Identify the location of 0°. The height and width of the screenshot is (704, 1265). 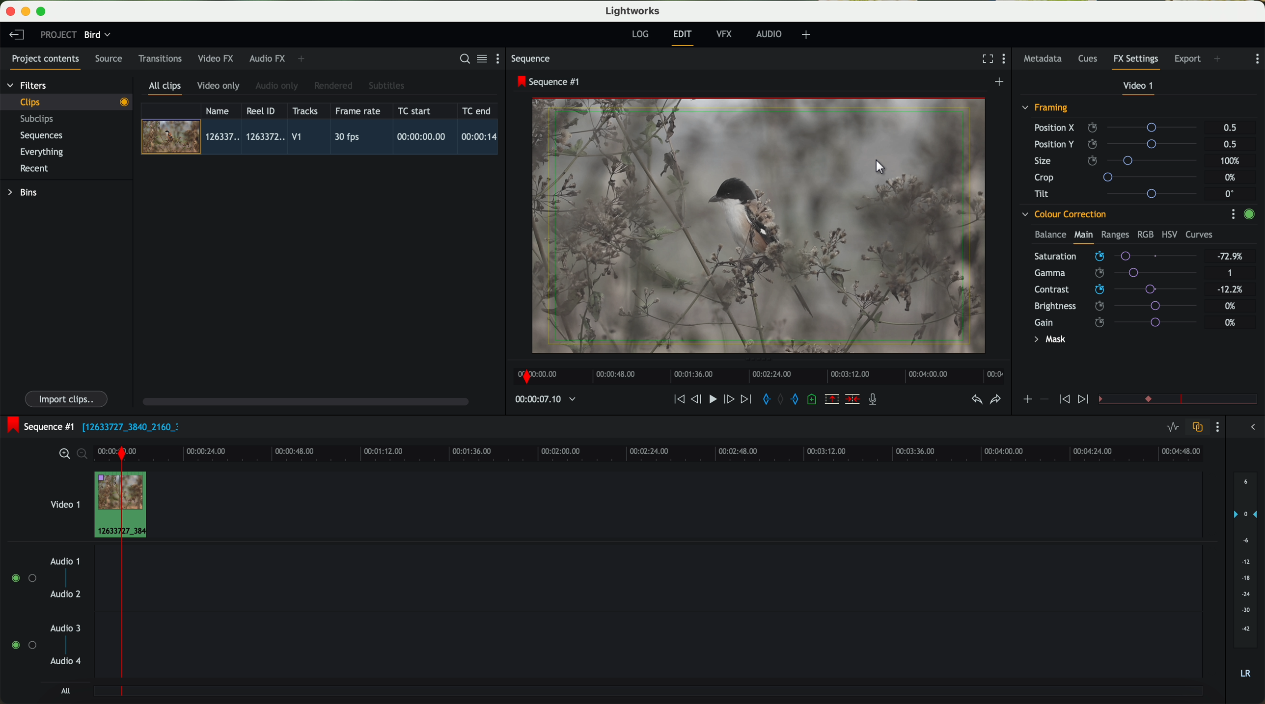
(1230, 193).